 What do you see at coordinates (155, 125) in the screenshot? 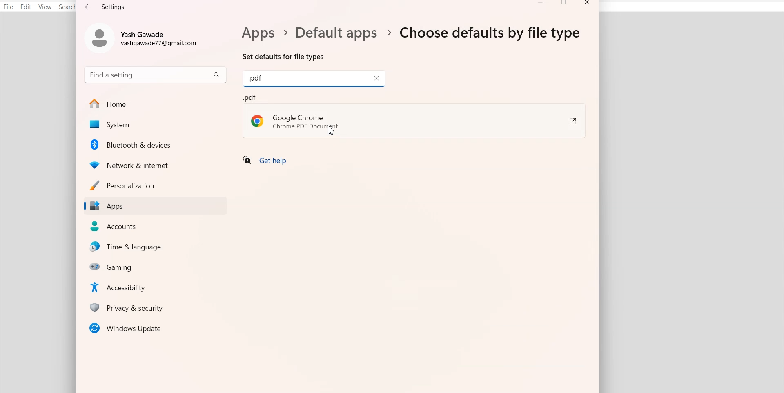
I see `System` at bounding box center [155, 125].